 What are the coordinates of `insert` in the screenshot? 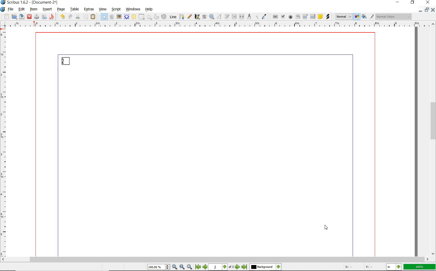 It's located at (47, 9).